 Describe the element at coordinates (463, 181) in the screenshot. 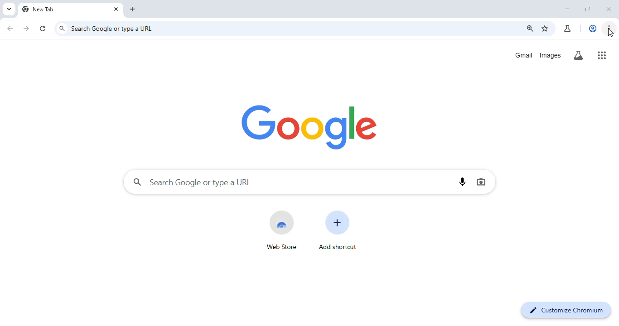

I see `voice search` at that location.